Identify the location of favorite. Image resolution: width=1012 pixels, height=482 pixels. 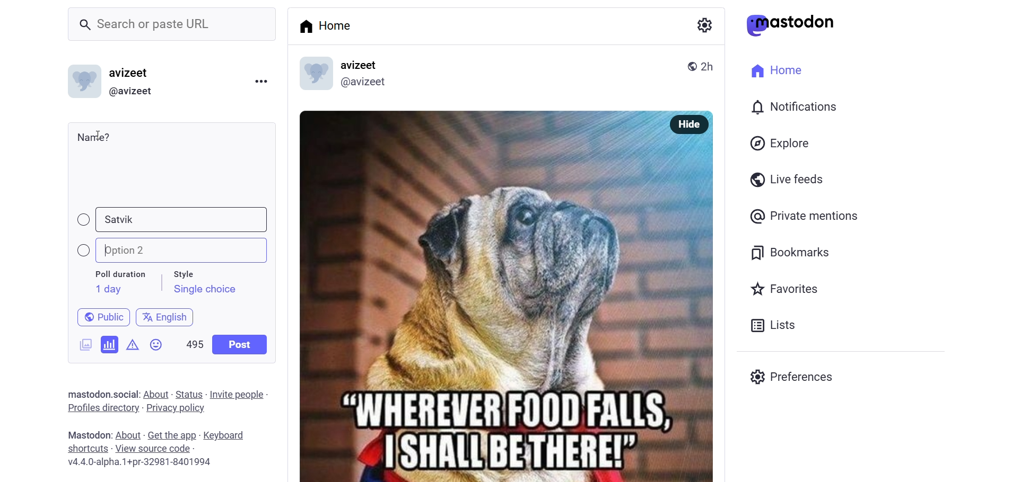
(783, 290).